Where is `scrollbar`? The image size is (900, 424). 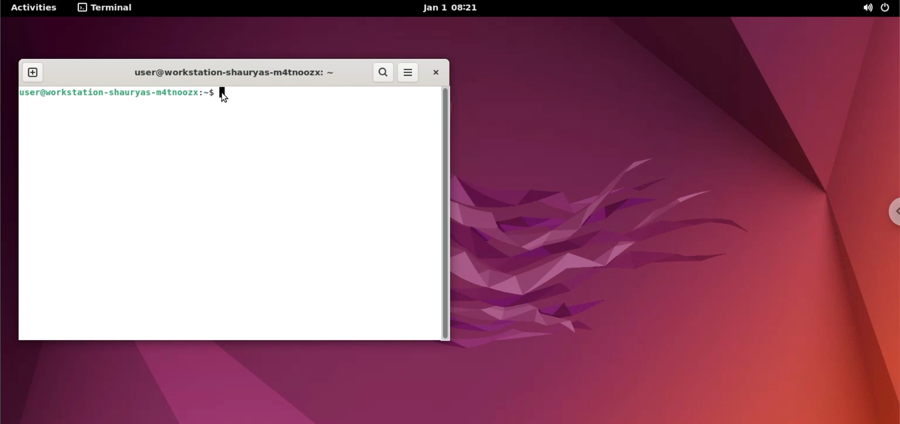
scrollbar is located at coordinates (446, 214).